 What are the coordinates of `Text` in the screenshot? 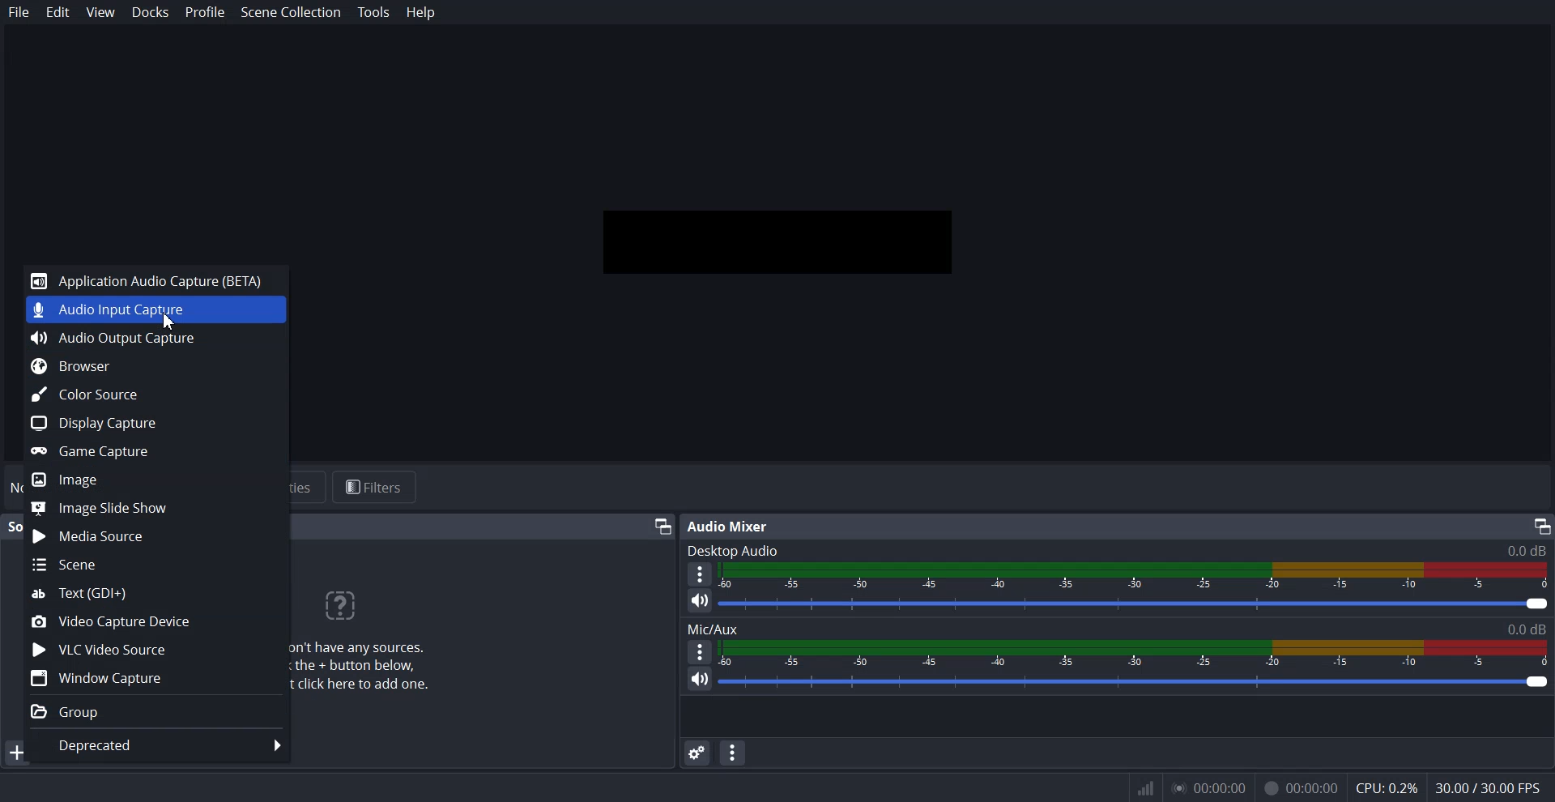 It's located at (727, 527).